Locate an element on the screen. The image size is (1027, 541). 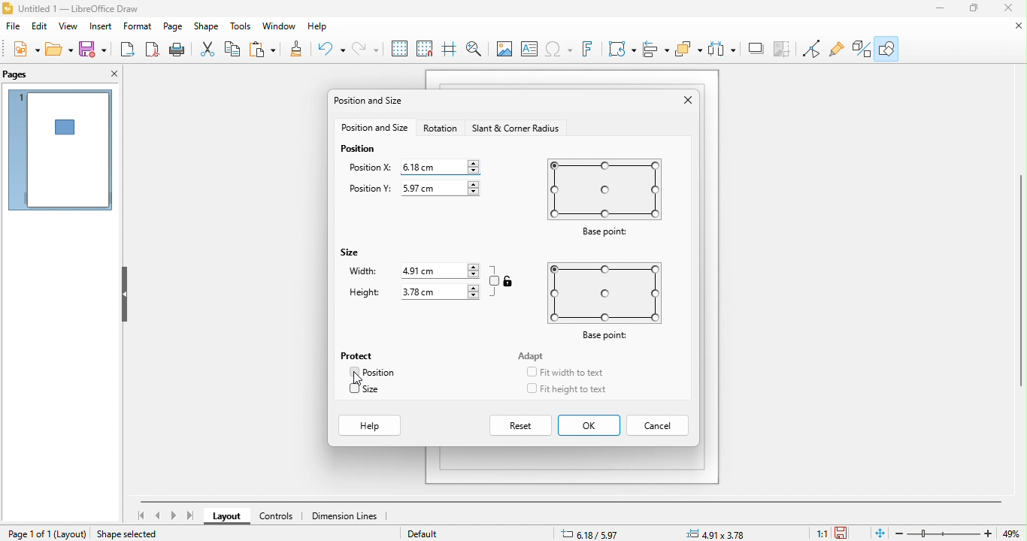
width is located at coordinates (362, 270).